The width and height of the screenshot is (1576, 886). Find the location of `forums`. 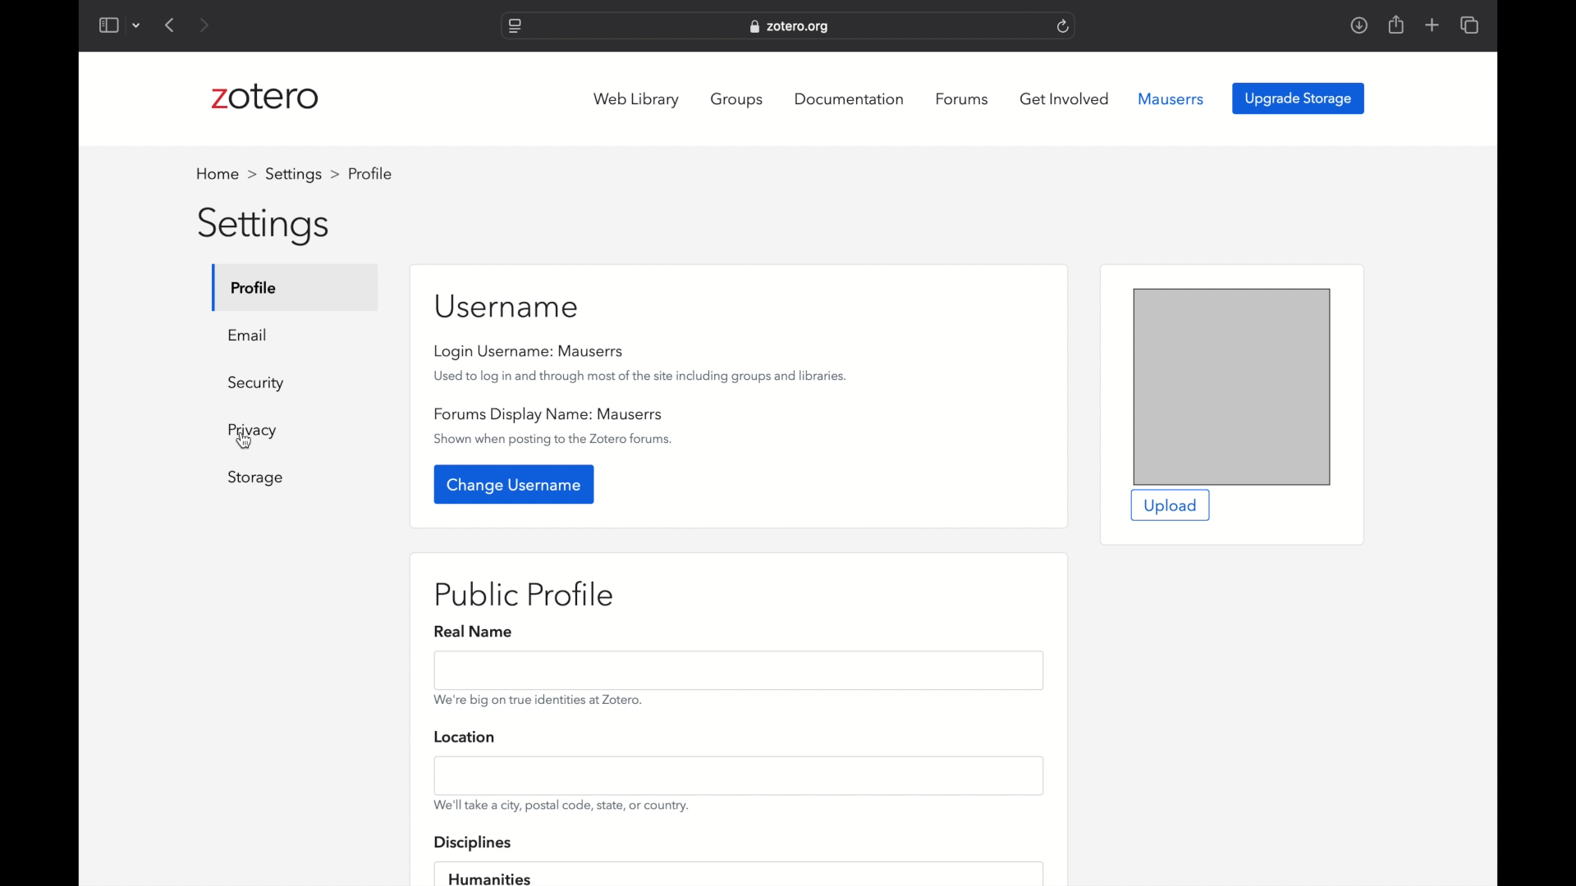

forums is located at coordinates (964, 99).